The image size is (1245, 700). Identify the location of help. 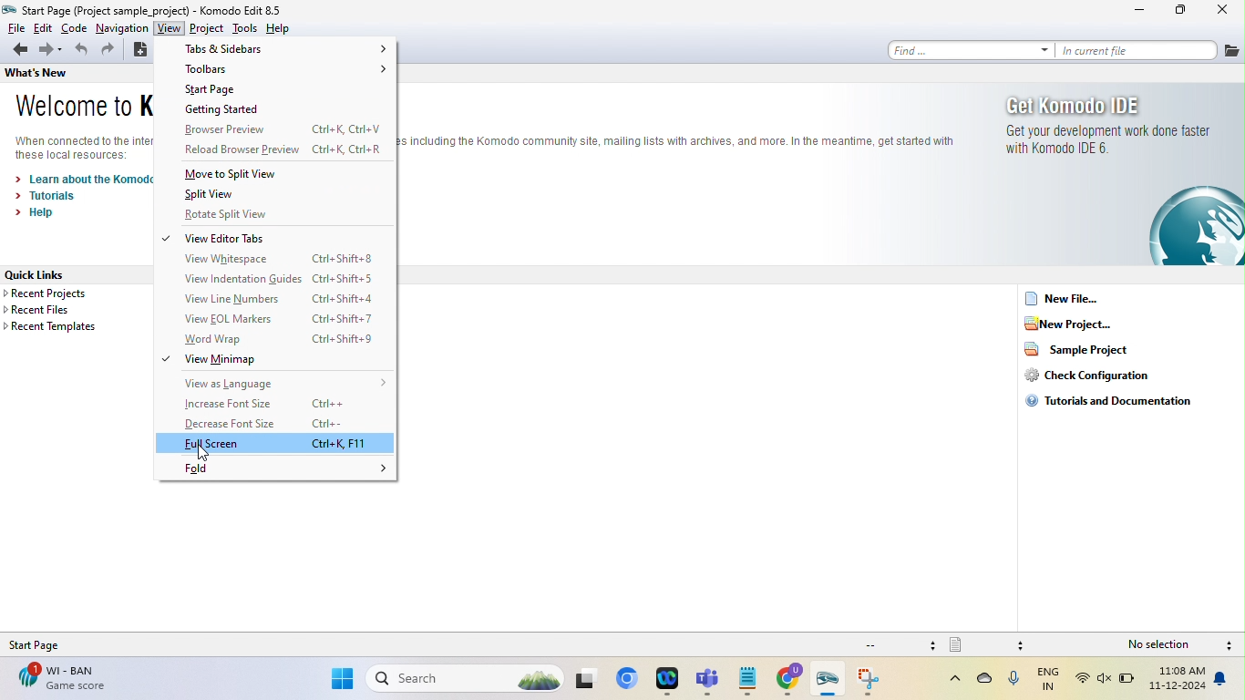
(284, 28).